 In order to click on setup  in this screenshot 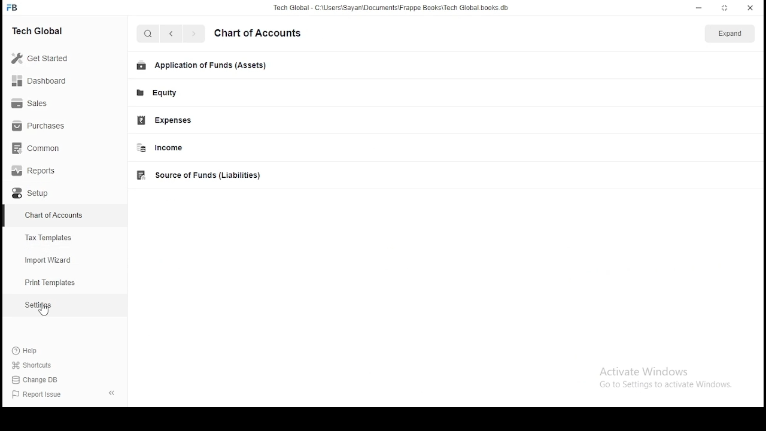, I will do `click(50, 196)`.